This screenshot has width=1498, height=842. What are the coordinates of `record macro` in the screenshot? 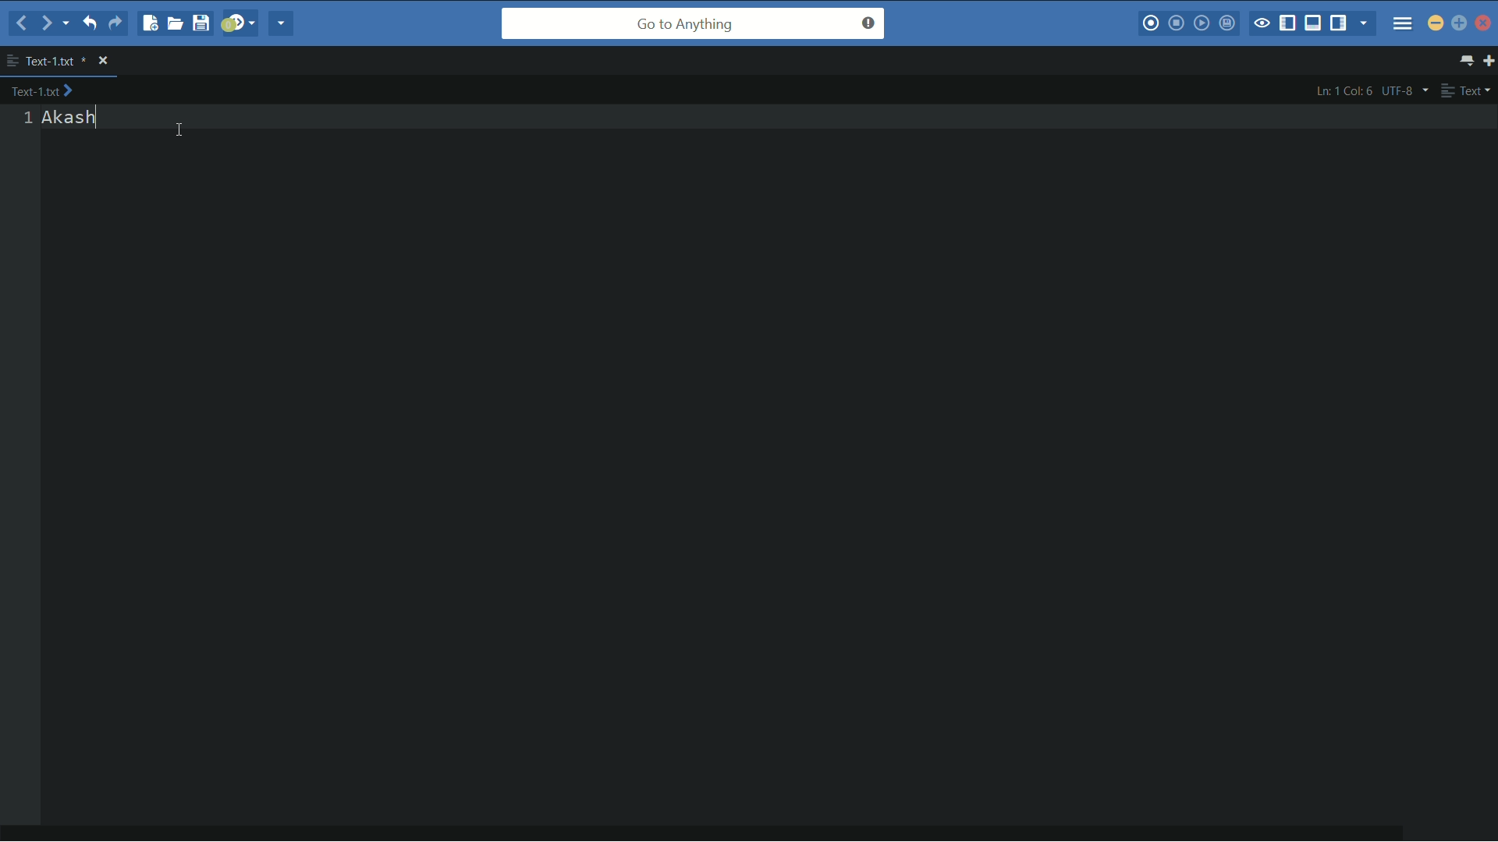 It's located at (1151, 22).